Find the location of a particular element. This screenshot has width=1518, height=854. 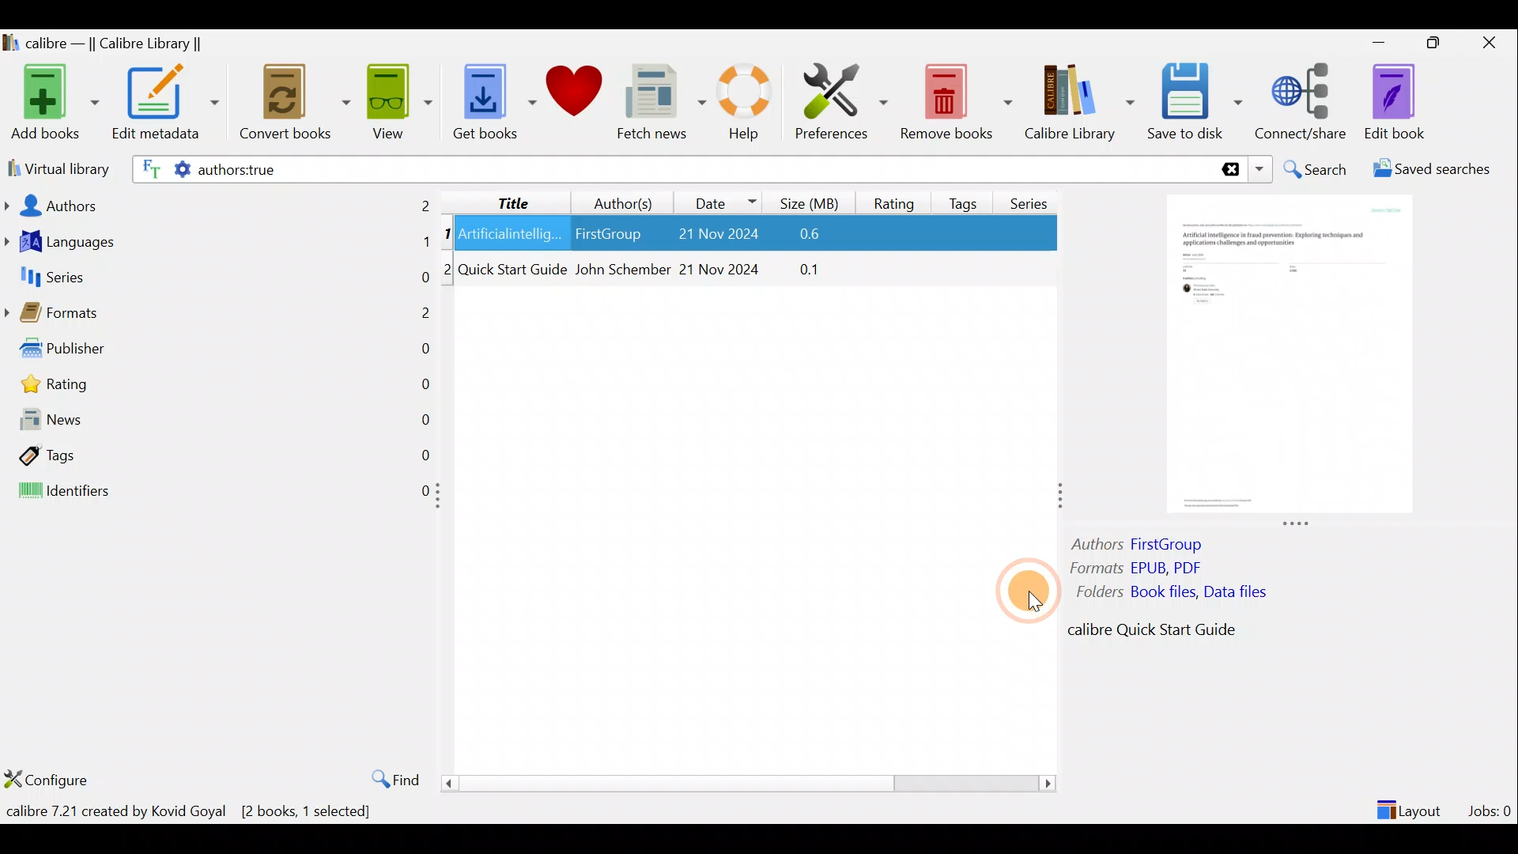

Saved searches is located at coordinates (1437, 171).